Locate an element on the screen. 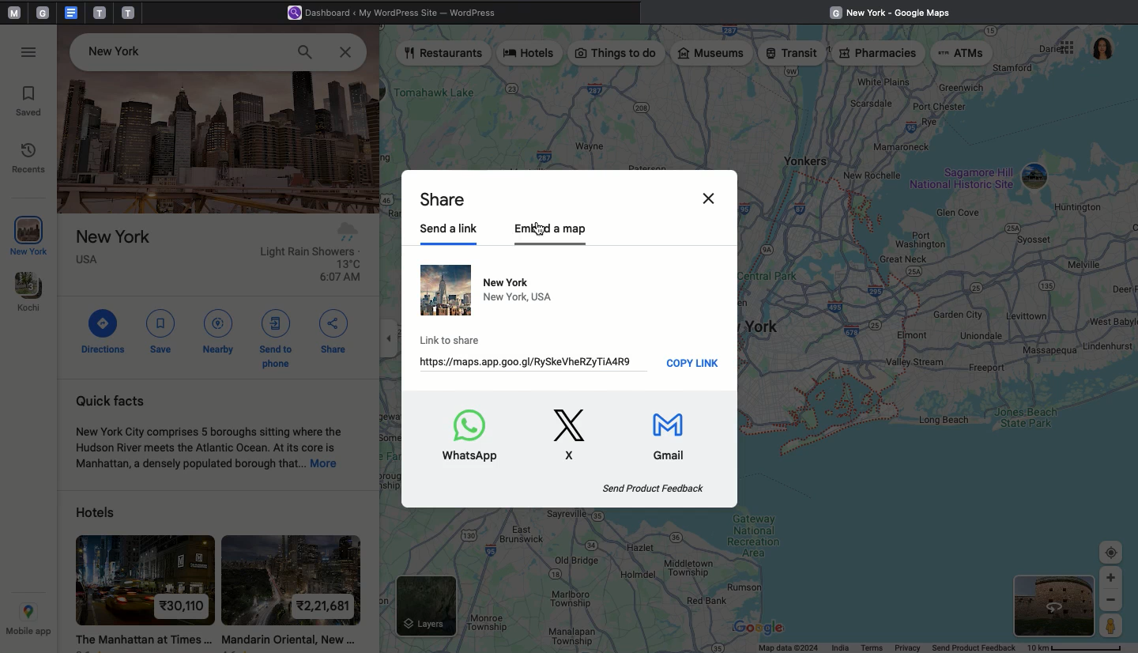 This screenshot has width=1138, height=653. Share is located at coordinates (334, 332).